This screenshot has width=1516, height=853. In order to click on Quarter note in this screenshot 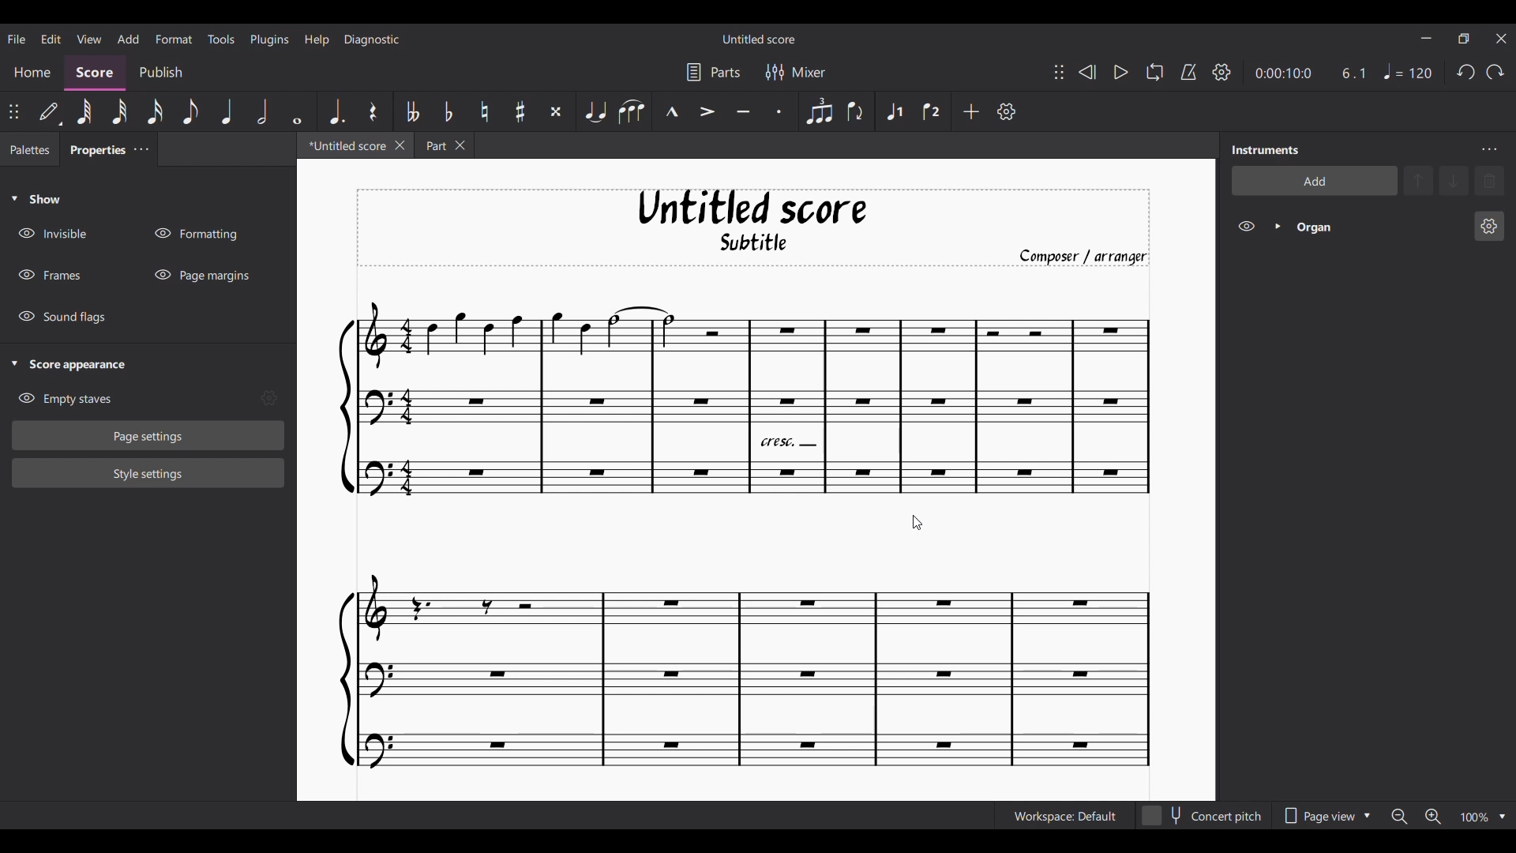, I will do `click(227, 111)`.